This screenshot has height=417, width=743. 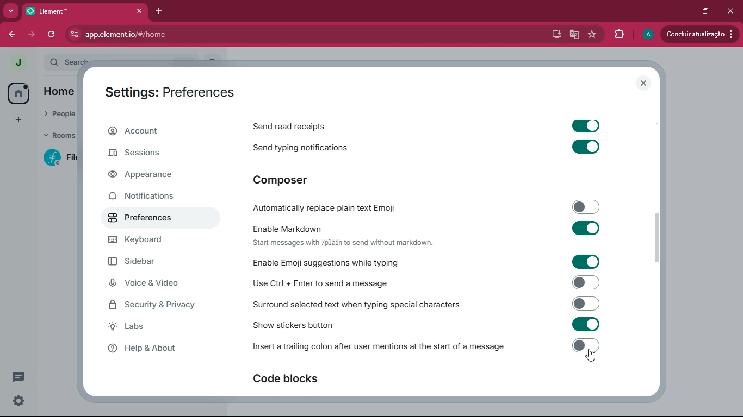 What do you see at coordinates (656, 234) in the screenshot?
I see `scroll bar` at bounding box center [656, 234].